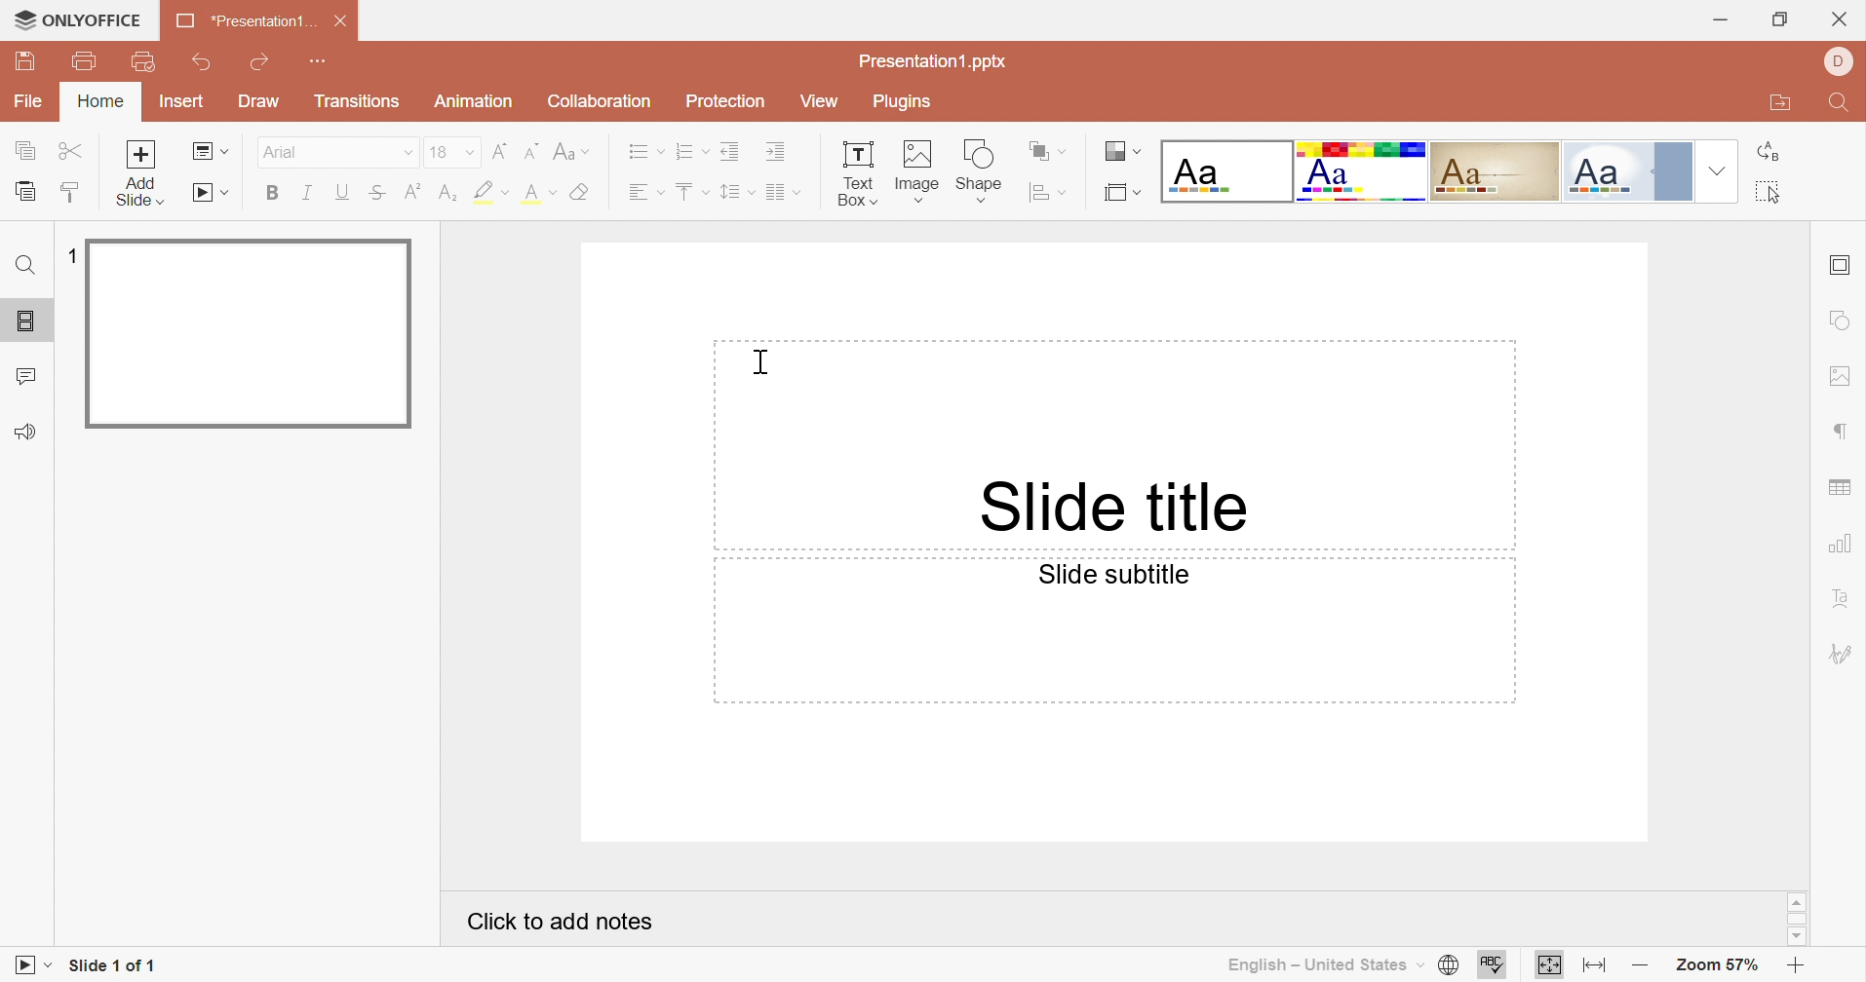 The height and width of the screenshot is (982, 1866). What do you see at coordinates (1843, 263) in the screenshot?
I see `slide settings` at bounding box center [1843, 263].